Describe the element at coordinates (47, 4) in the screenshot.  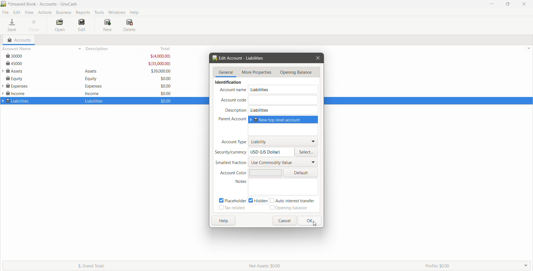
I see `Current Book Name - Accounts - Application Name` at that location.